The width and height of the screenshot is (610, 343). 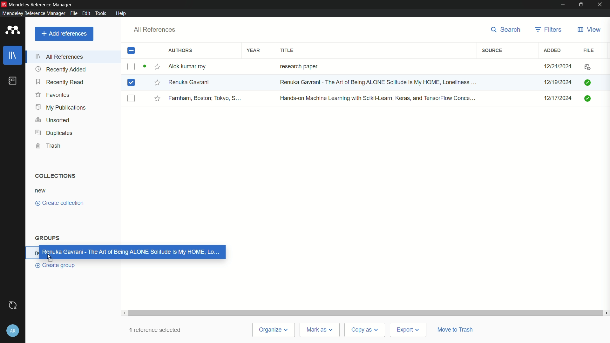 I want to click on edit menu, so click(x=86, y=13).